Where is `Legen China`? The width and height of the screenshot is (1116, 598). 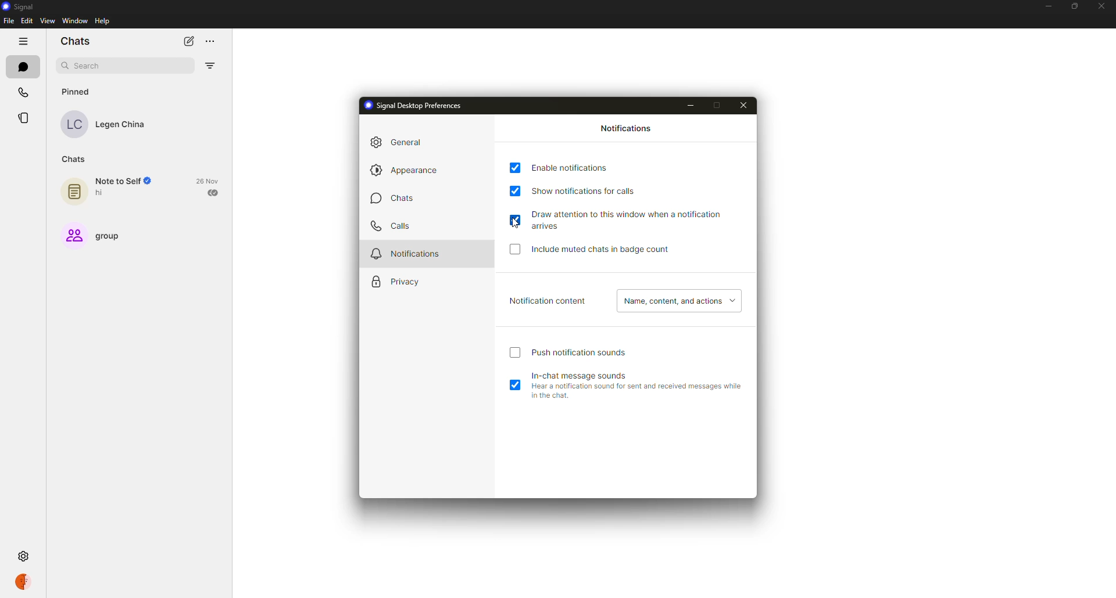
Legen China is located at coordinates (124, 125).